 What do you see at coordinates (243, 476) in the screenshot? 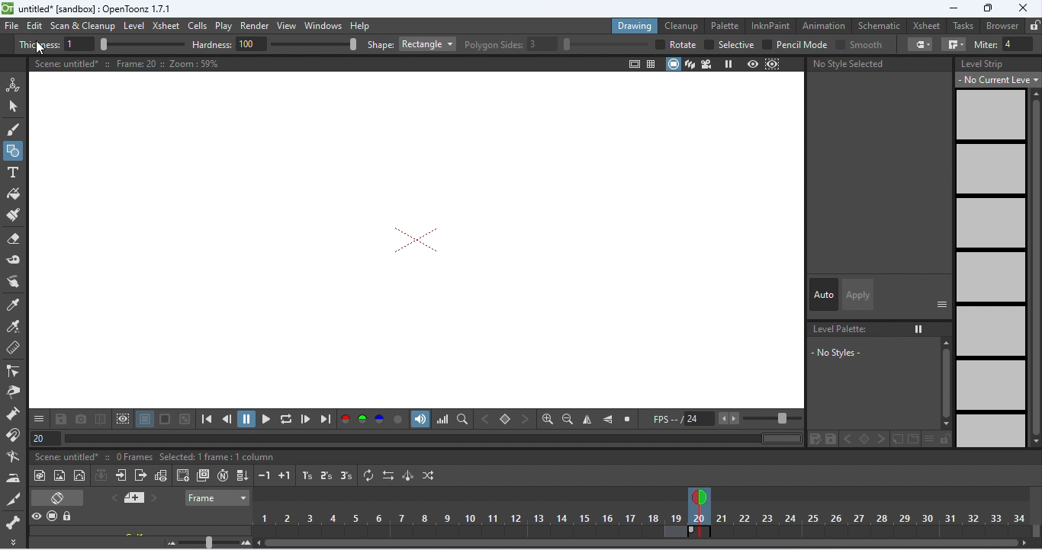
I see `fill in empty cells` at bounding box center [243, 476].